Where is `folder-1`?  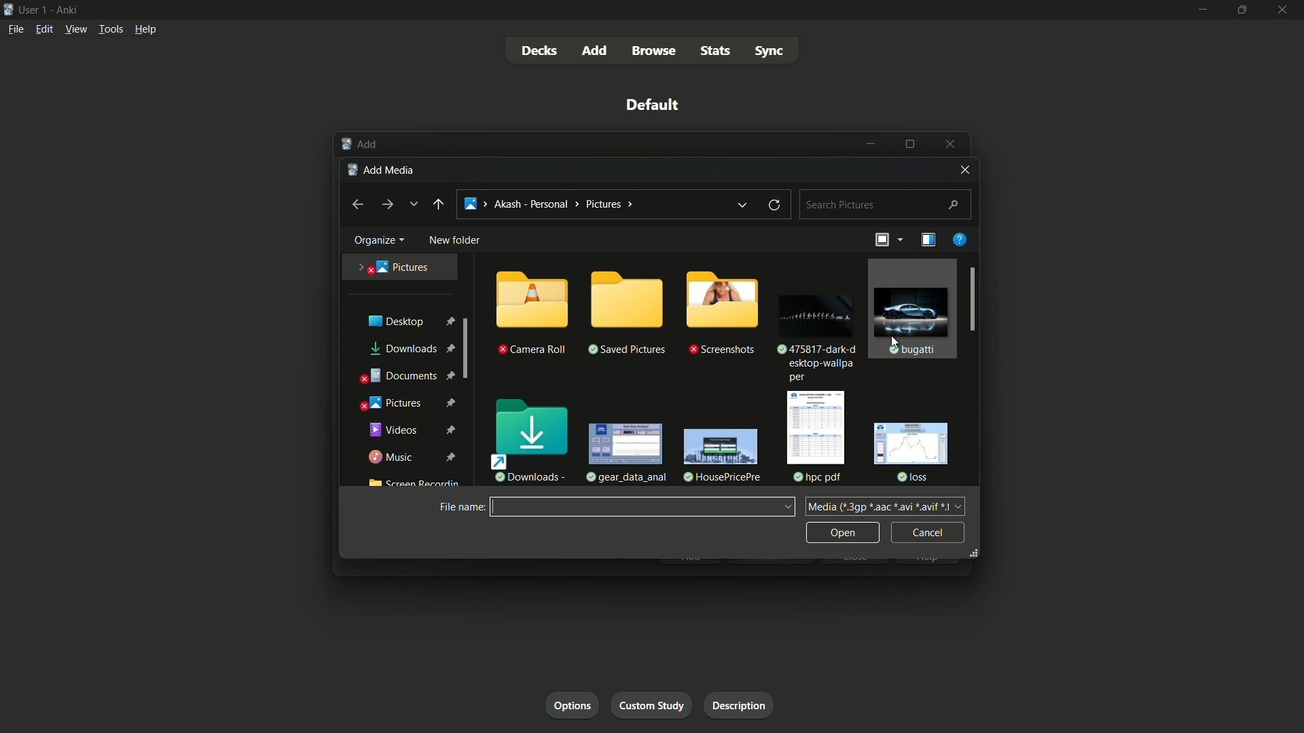 folder-1 is located at coordinates (531, 312).